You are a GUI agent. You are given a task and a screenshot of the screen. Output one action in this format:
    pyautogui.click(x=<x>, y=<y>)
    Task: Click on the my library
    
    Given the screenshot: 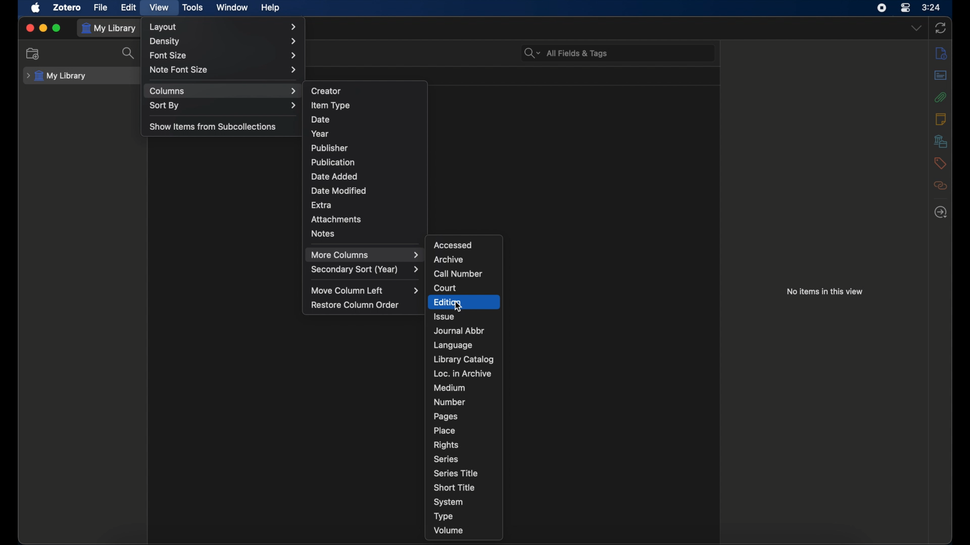 What is the action you would take?
    pyautogui.click(x=111, y=29)
    